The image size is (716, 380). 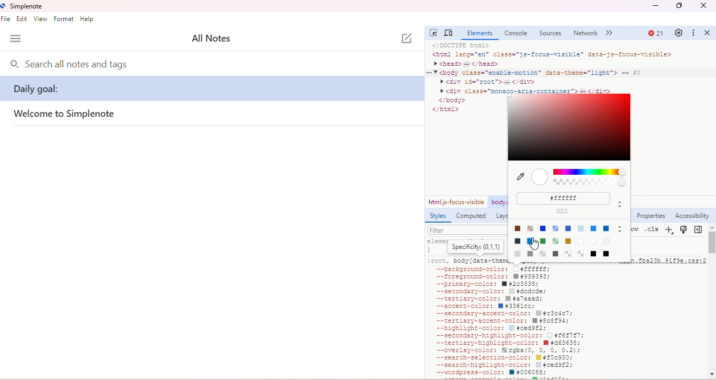 What do you see at coordinates (405, 39) in the screenshot?
I see `new note` at bounding box center [405, 39].